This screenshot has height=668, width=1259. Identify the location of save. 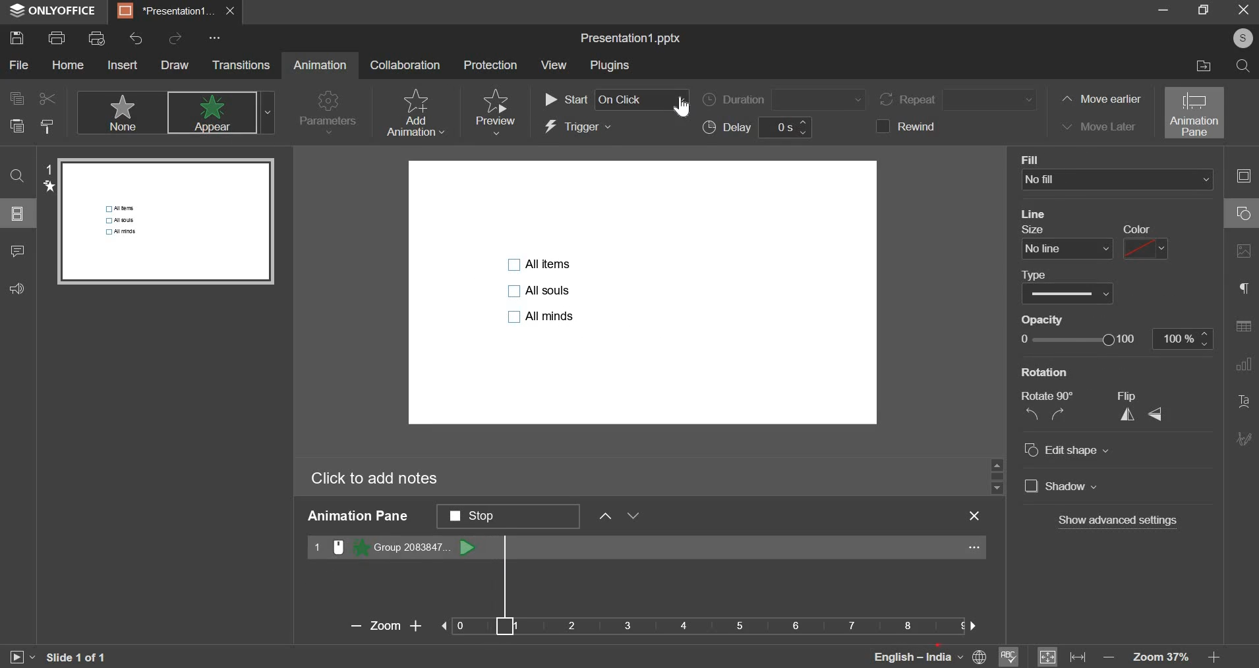
(16, 38).